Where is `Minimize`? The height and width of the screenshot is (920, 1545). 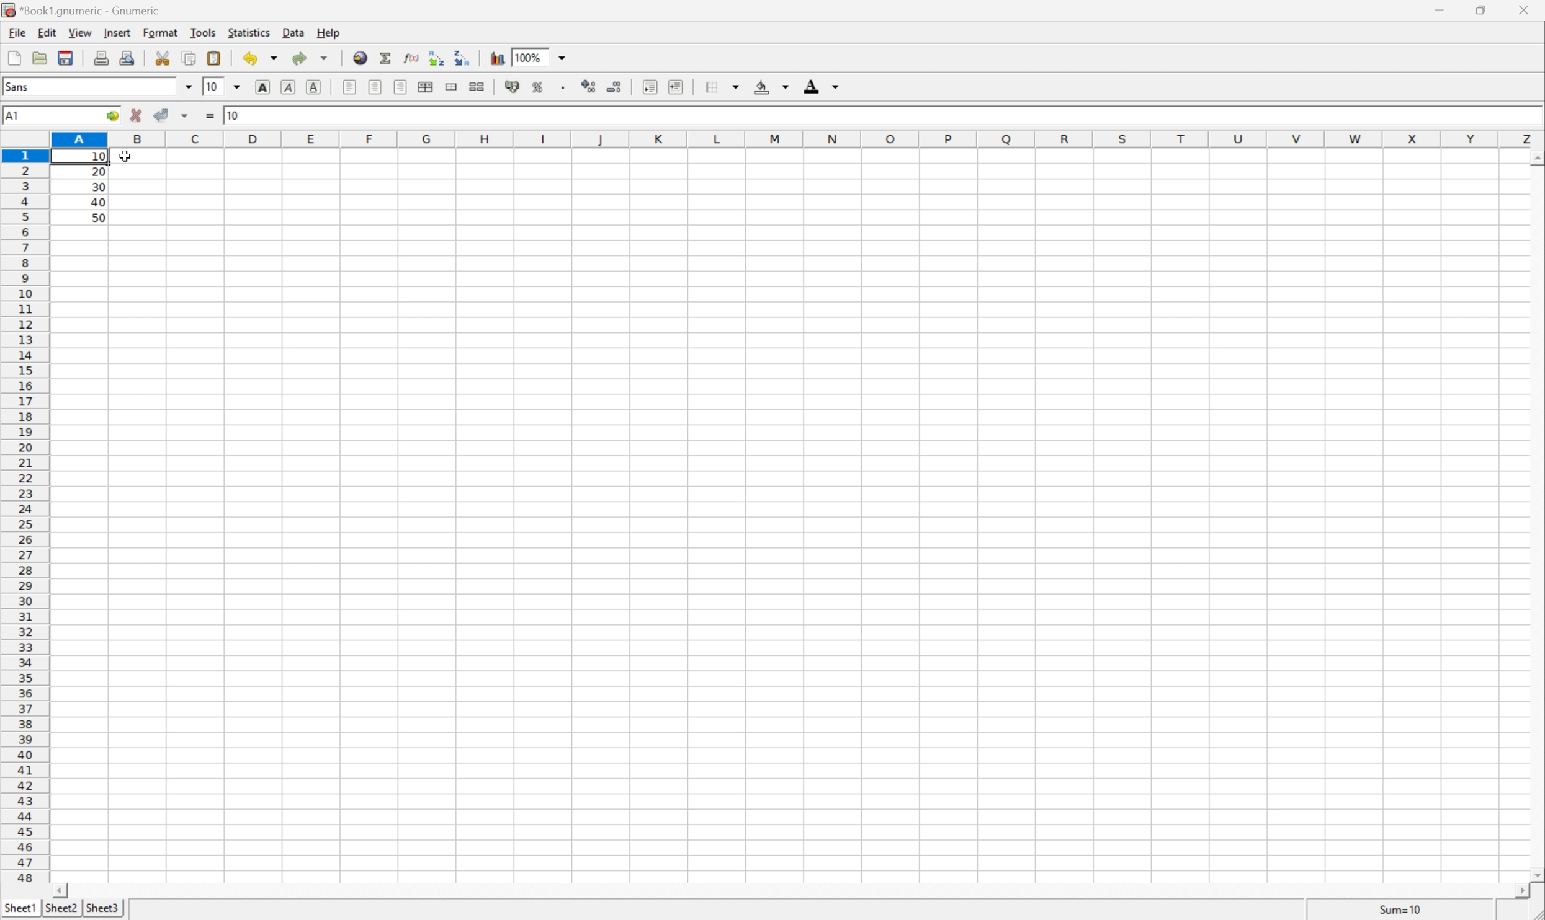
Minimize is located at coordinates (1435, 8).